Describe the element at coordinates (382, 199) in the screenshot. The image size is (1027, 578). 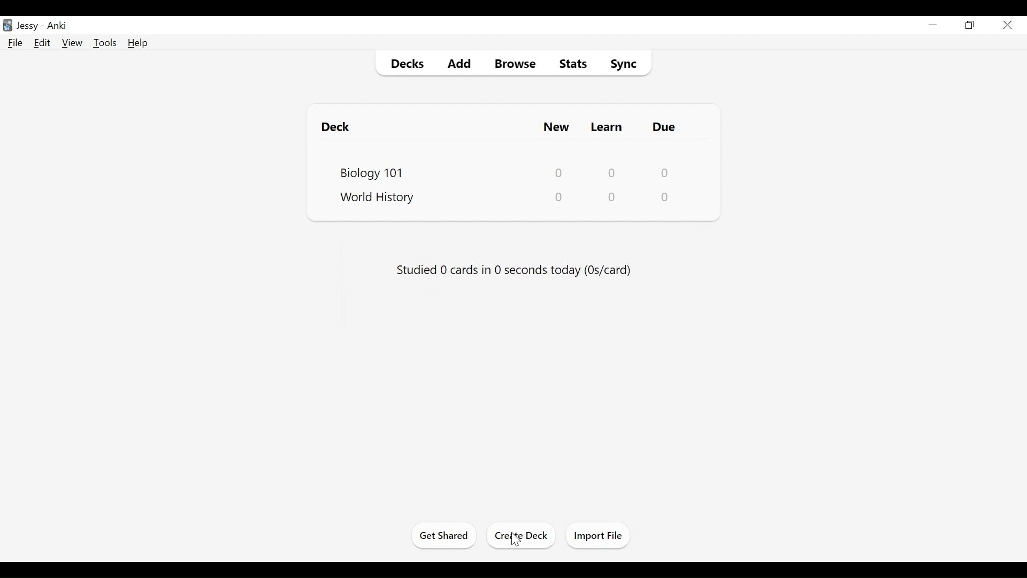
I see `World History` at that location.